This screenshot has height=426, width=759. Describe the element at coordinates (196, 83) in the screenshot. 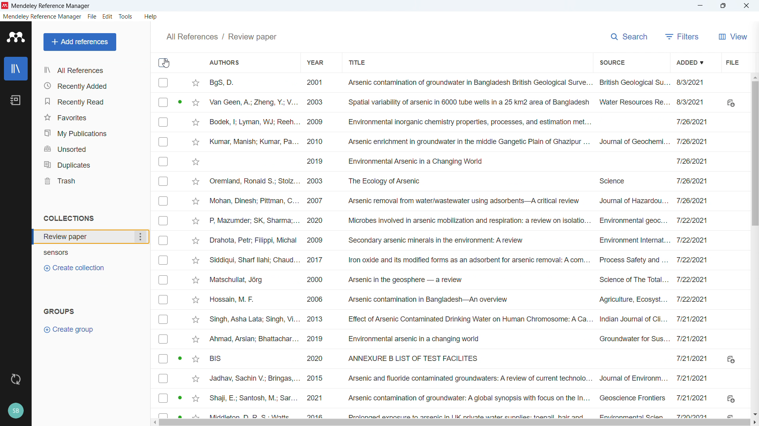

I see `Star mark respective publication` at that location.